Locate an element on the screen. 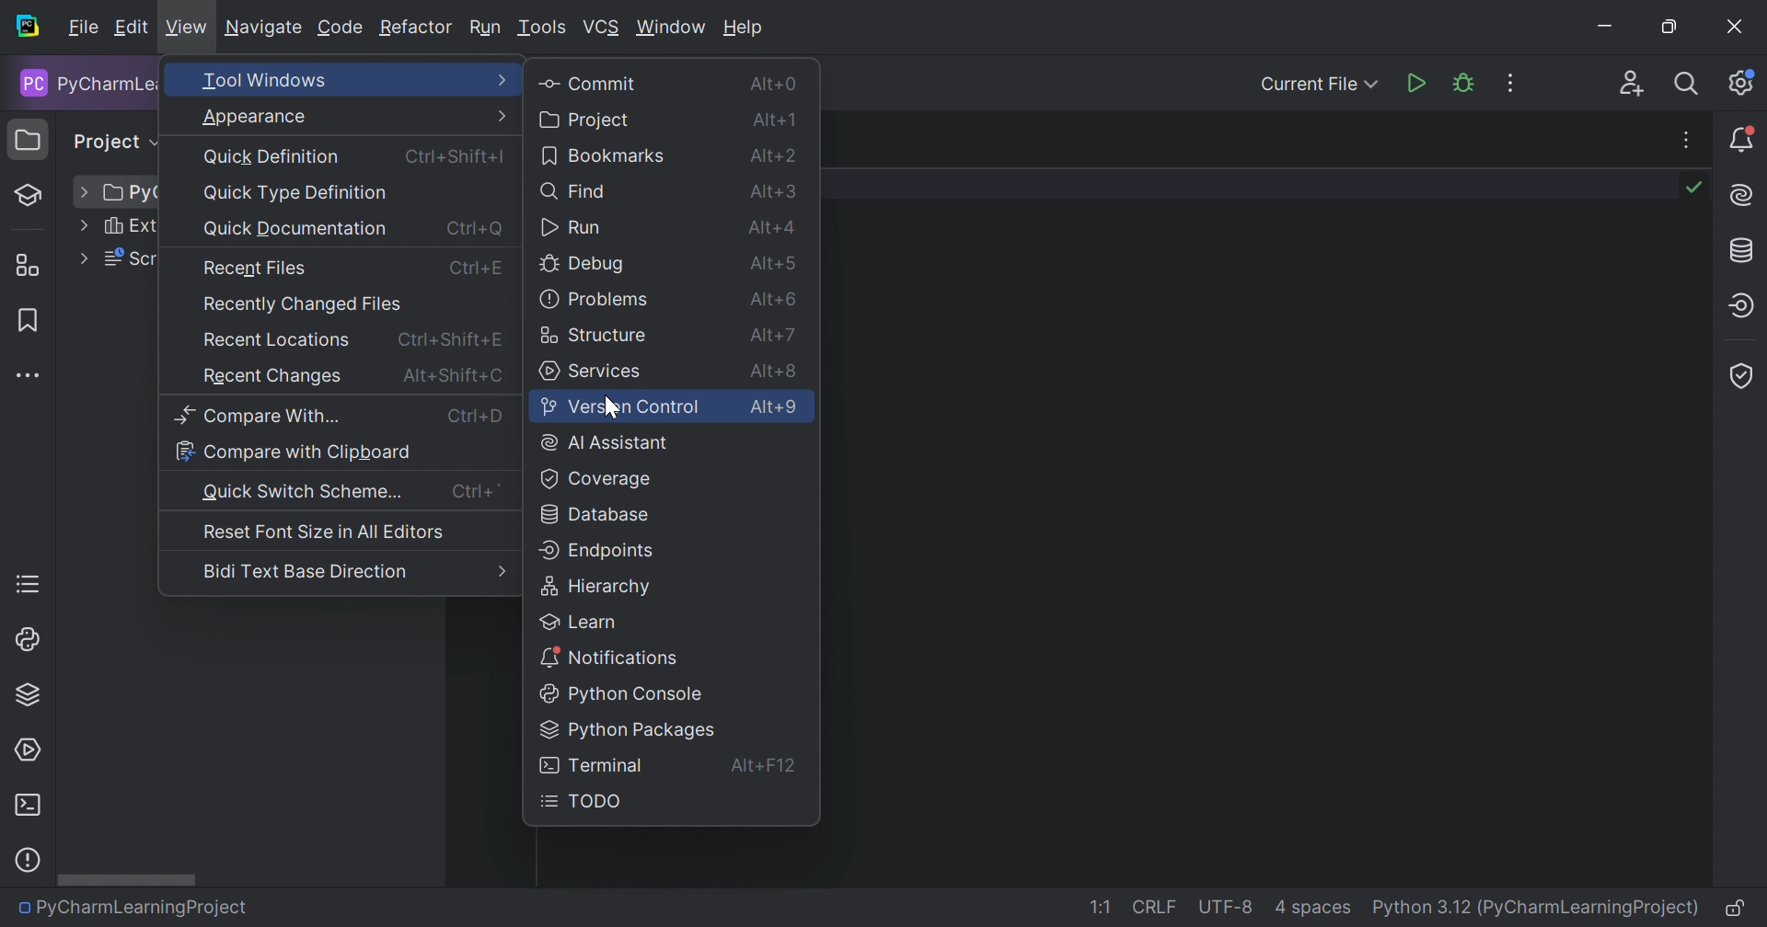  1:1 is located at coordinates (1098, 908).